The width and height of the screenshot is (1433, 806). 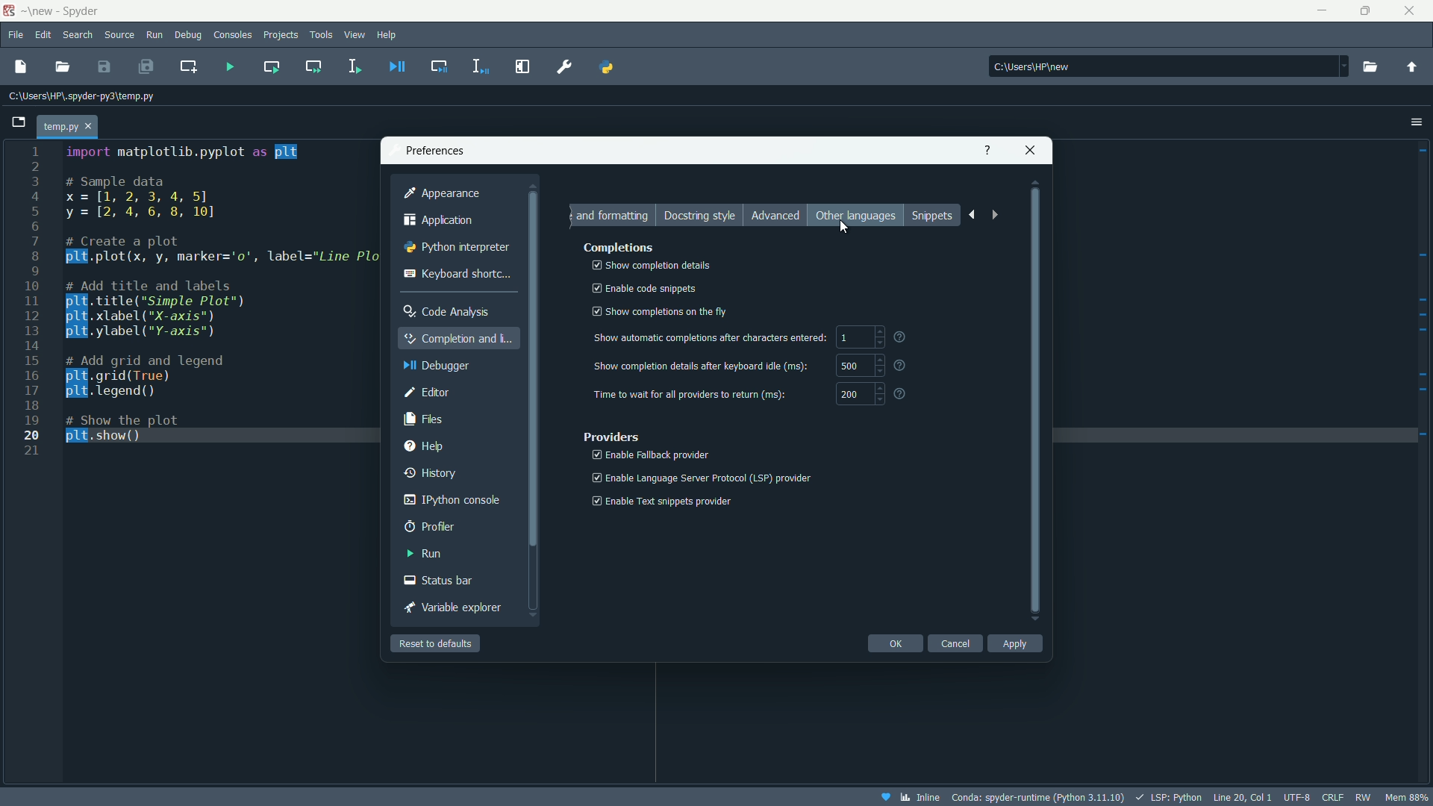 I want to click on close, so click(x=1031, y=149).